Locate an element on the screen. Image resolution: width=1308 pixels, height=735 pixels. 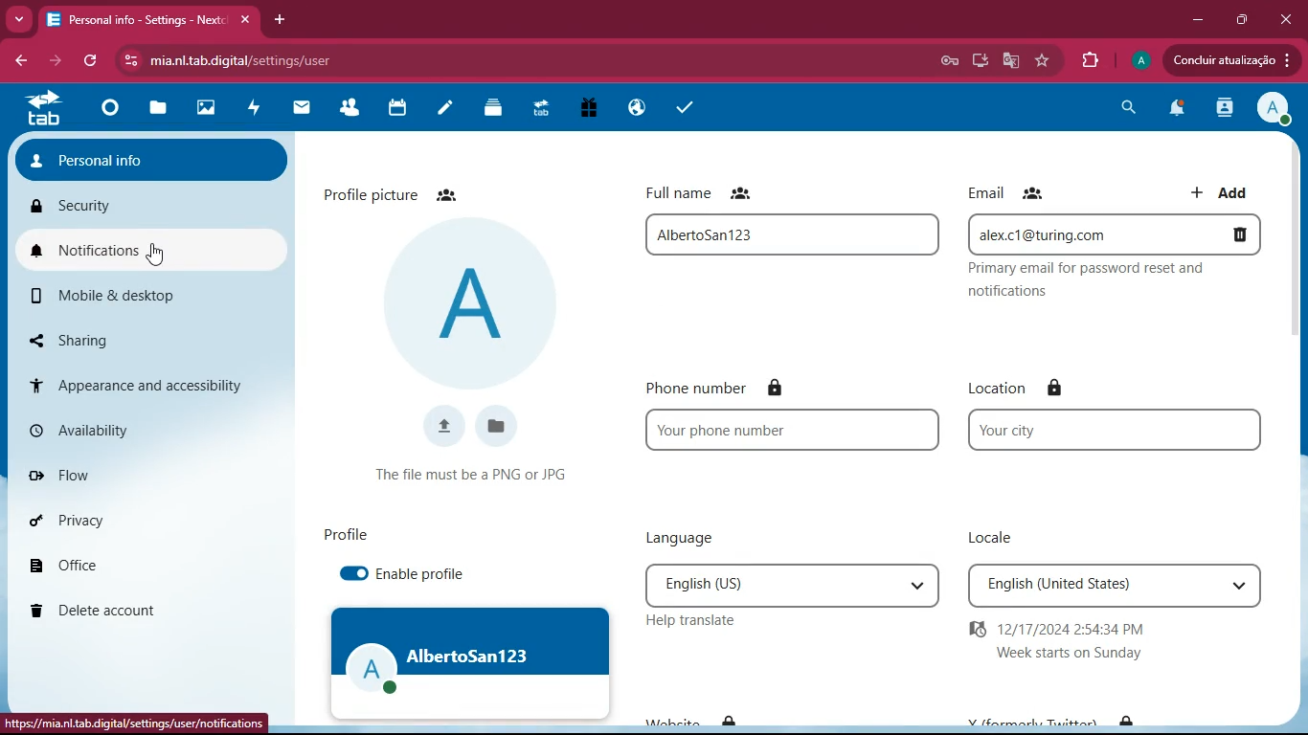
full nae is located at coordinates (790, 233).